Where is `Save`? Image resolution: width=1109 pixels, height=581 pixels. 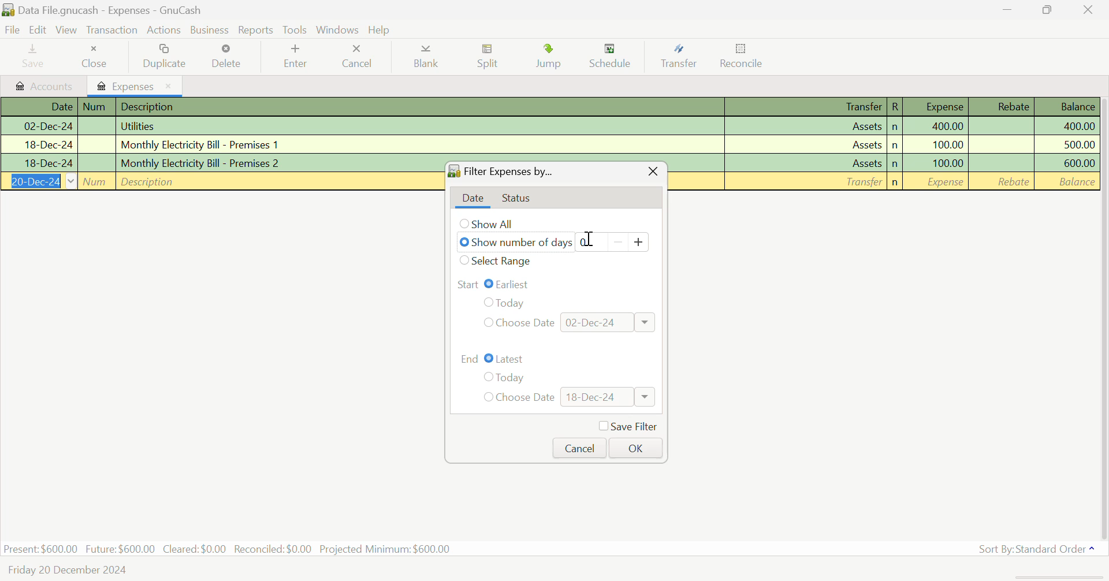 Save is located at coordinates (35, 57).